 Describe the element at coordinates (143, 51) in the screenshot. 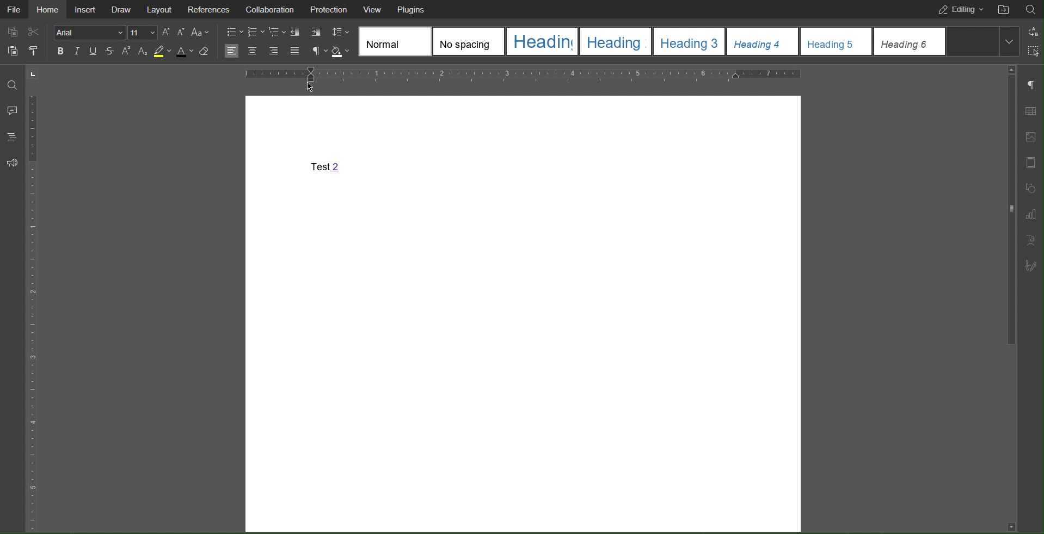

I see `Subscript` at that location.